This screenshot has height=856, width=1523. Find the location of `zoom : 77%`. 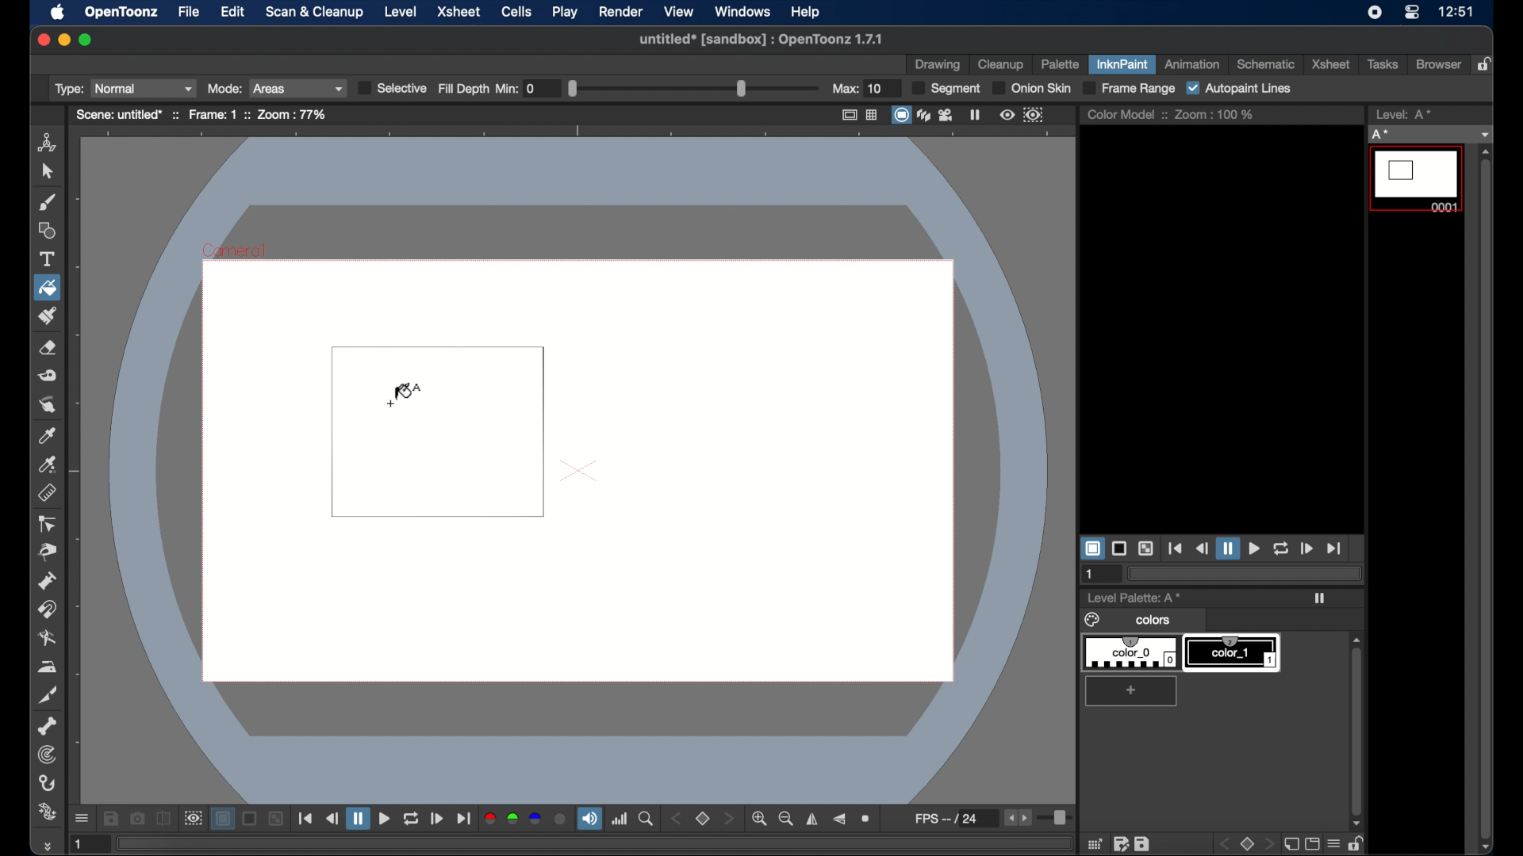

zoom : 77% is located at coordinates (289, 114).